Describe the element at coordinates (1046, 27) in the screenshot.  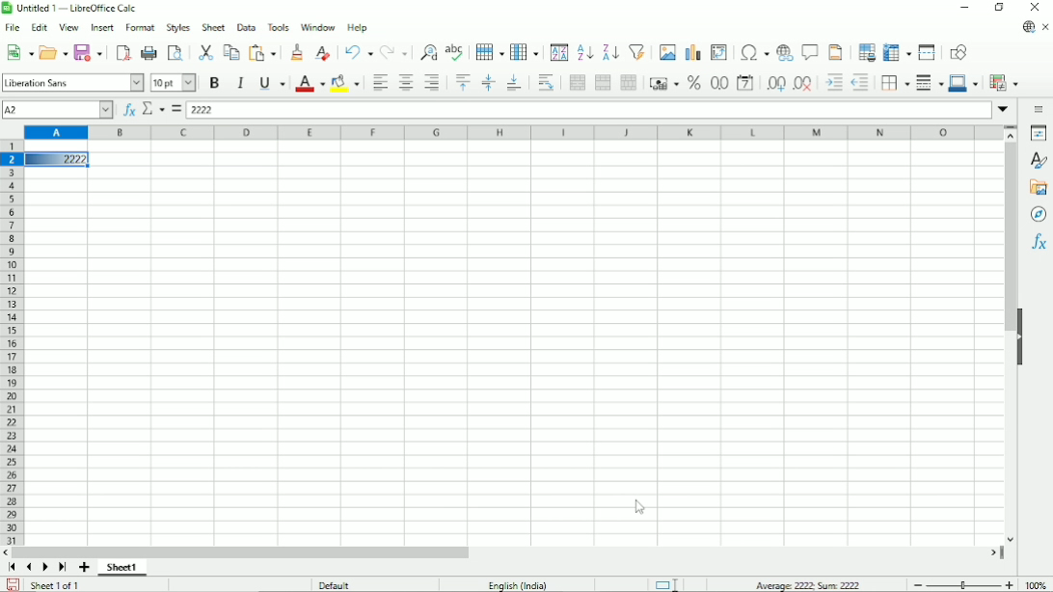
I see `Close document` at that location.